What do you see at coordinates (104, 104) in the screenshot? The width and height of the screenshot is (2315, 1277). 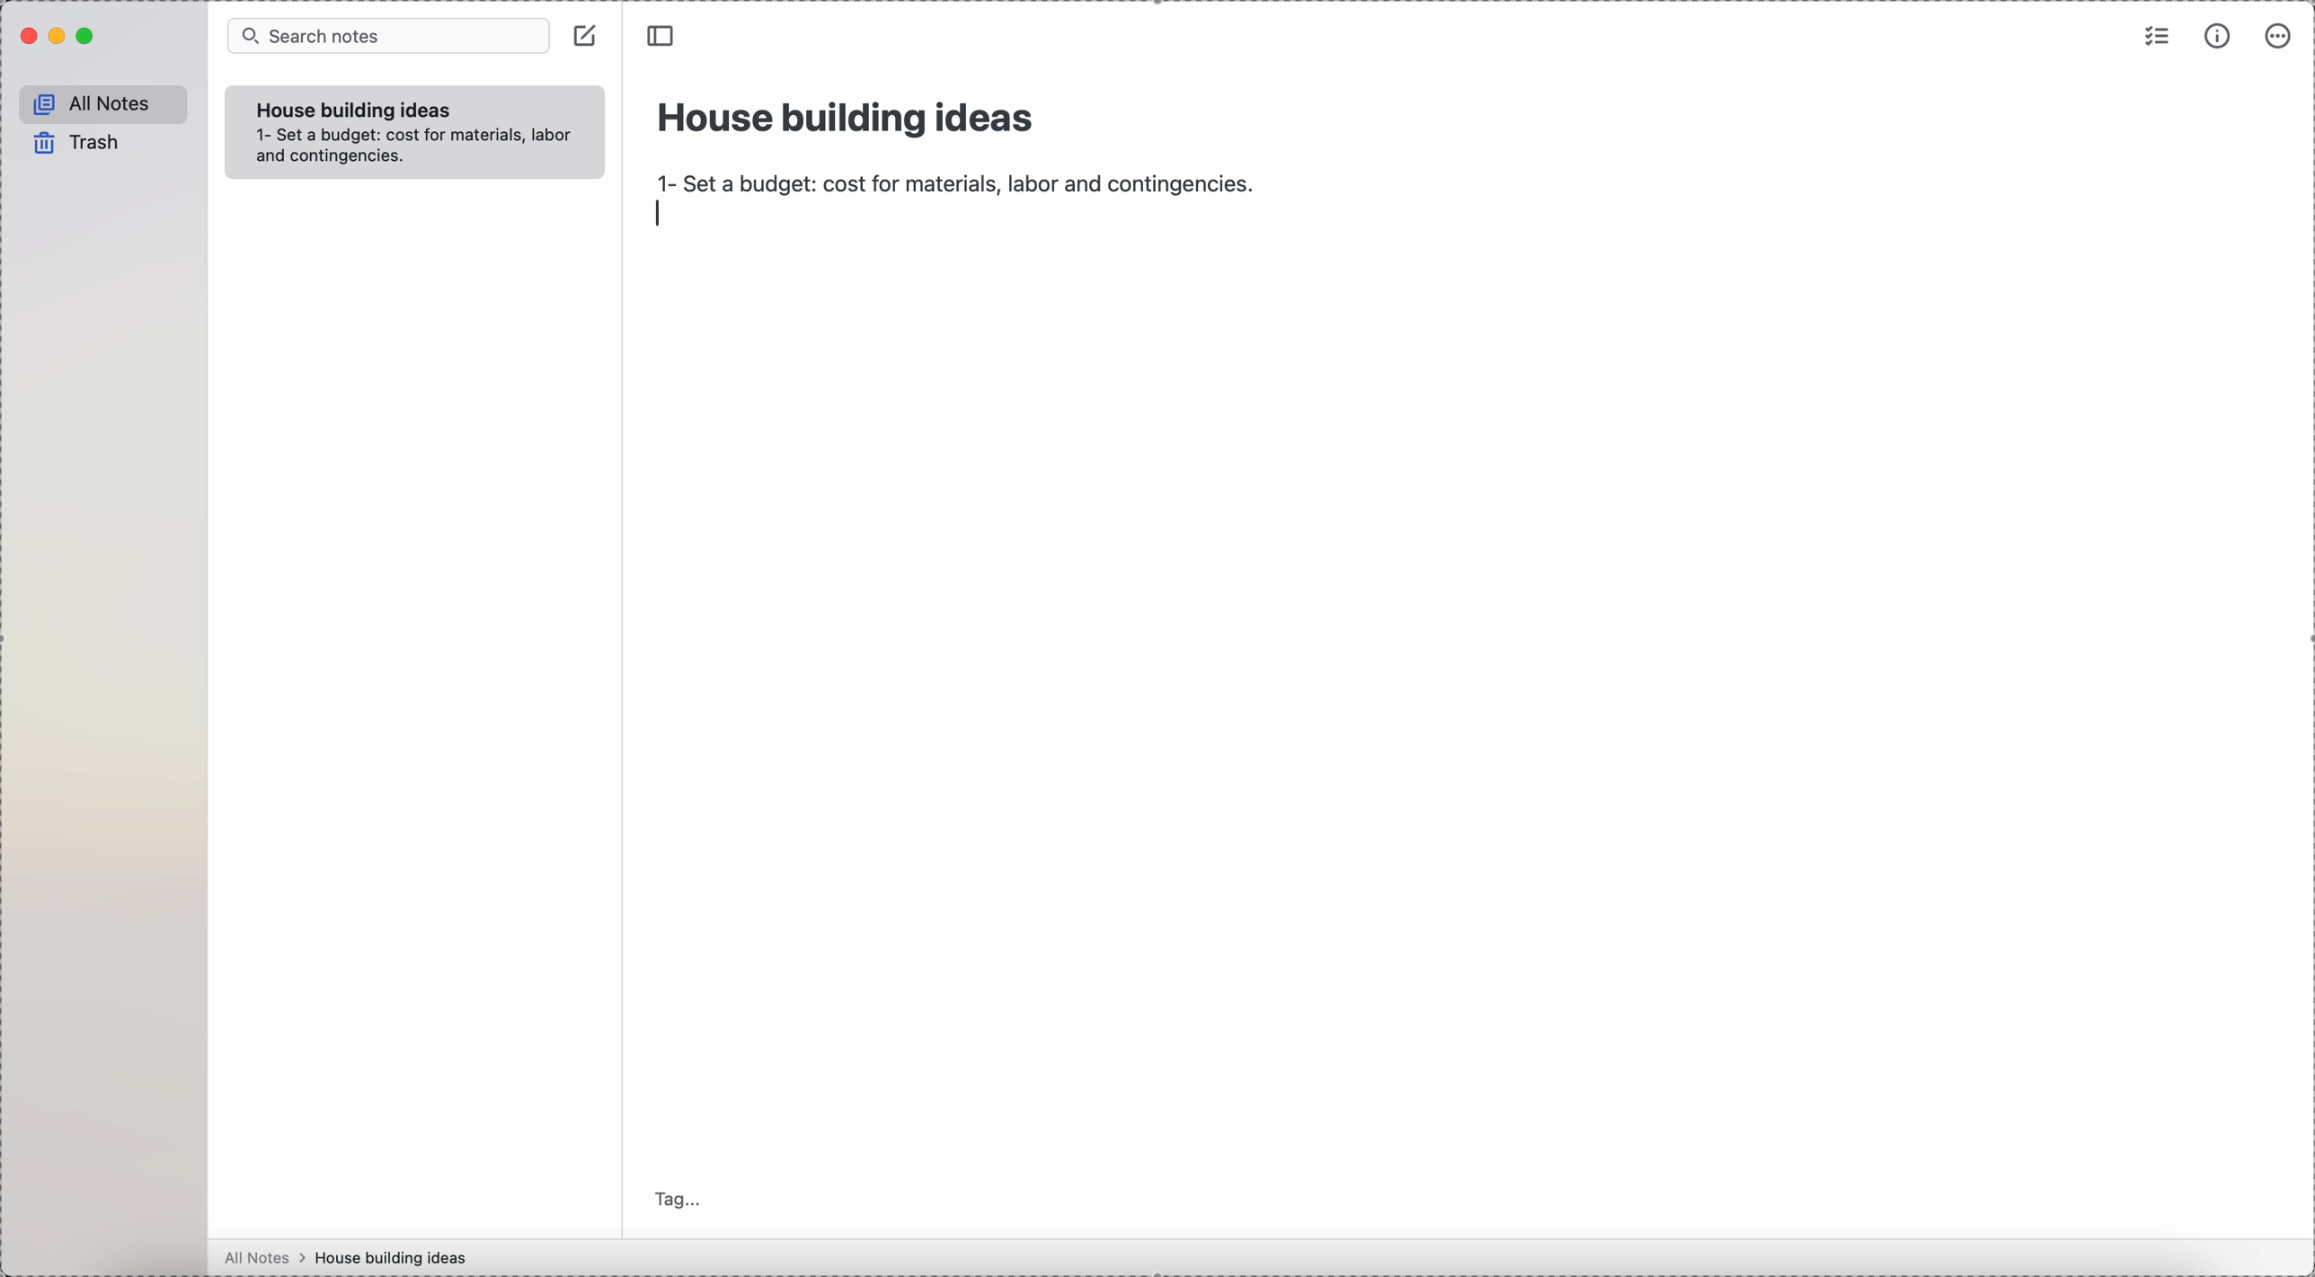 I see `all notes` at bounding box center [104, 104].